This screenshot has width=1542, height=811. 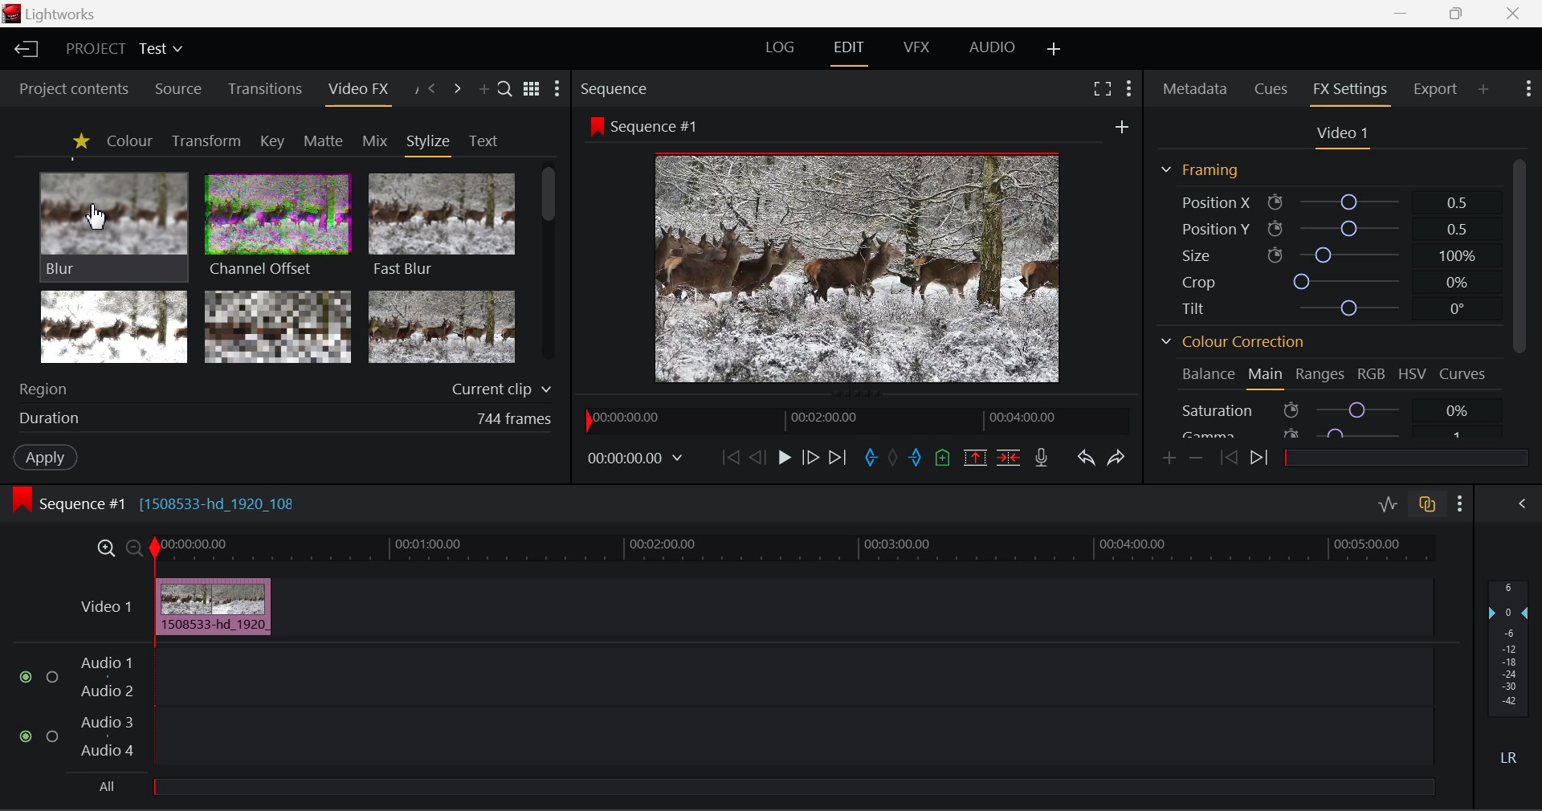 I want to click on Undo, so click(x=1084, y=455).